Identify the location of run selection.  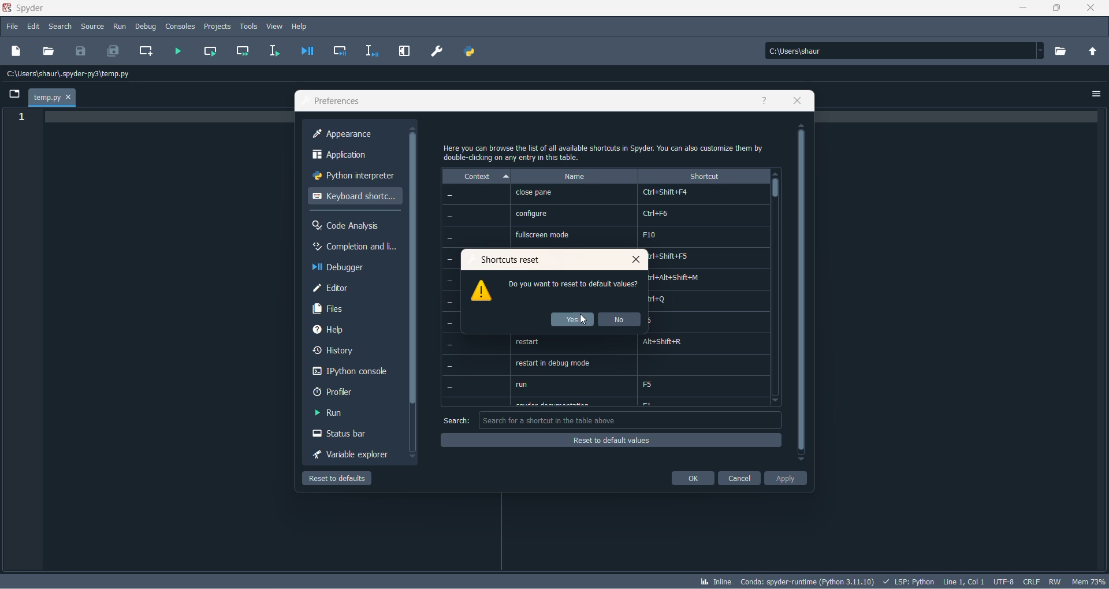
(273, 50).